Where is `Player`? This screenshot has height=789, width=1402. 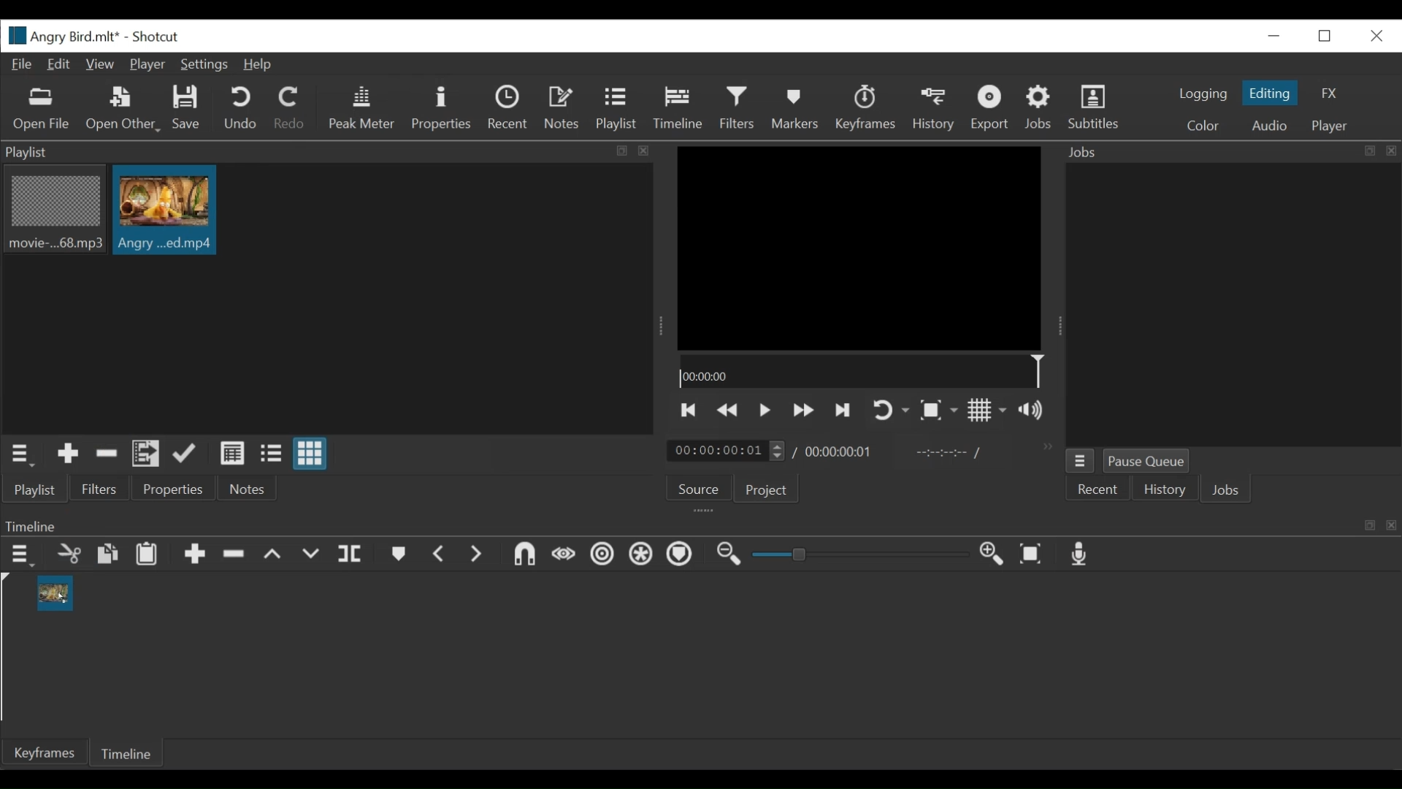 Player is located at coordinates (1329, 127).